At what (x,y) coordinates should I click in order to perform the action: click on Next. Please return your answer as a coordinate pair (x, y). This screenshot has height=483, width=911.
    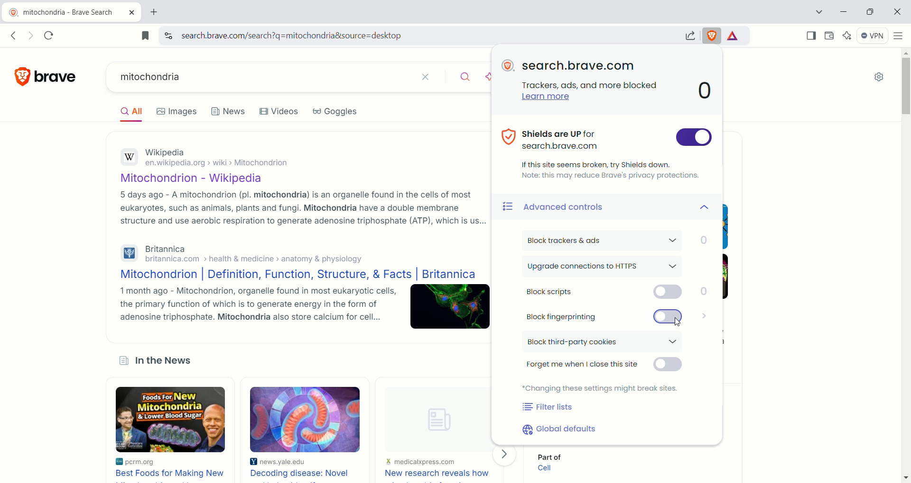
    Looking at the image, I should click on (505, 455).